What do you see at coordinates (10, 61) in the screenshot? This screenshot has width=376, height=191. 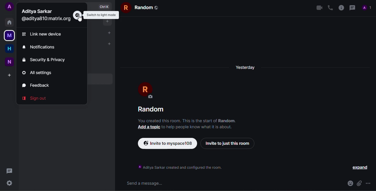 I see `new` at bounding box center [10, 61].